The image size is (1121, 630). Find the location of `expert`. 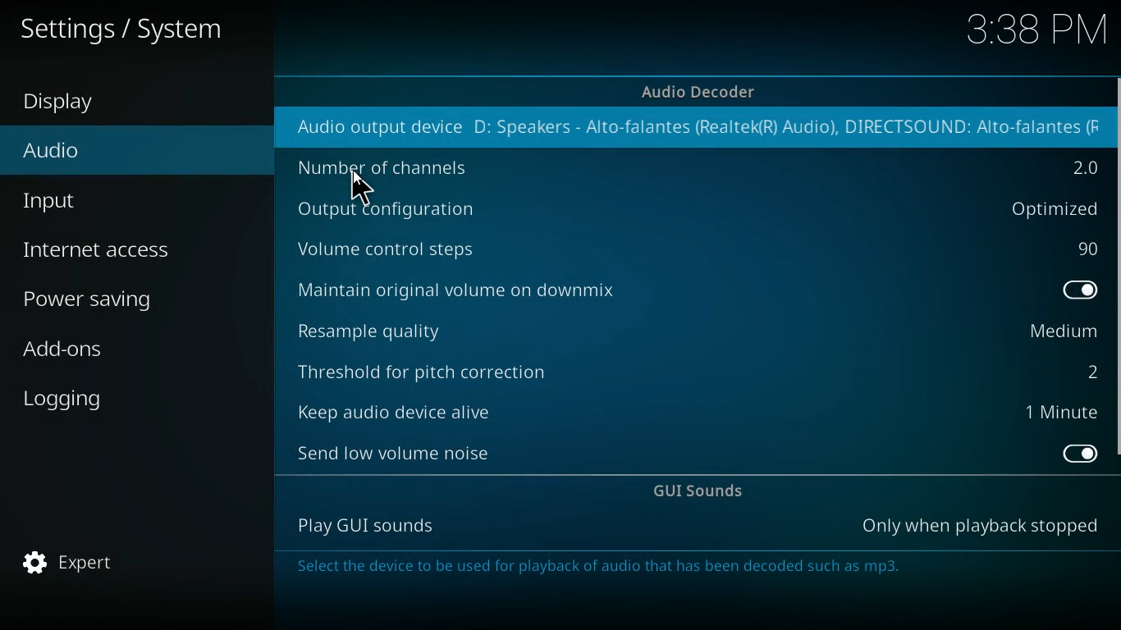

expert is located at coordinates (94, 564).